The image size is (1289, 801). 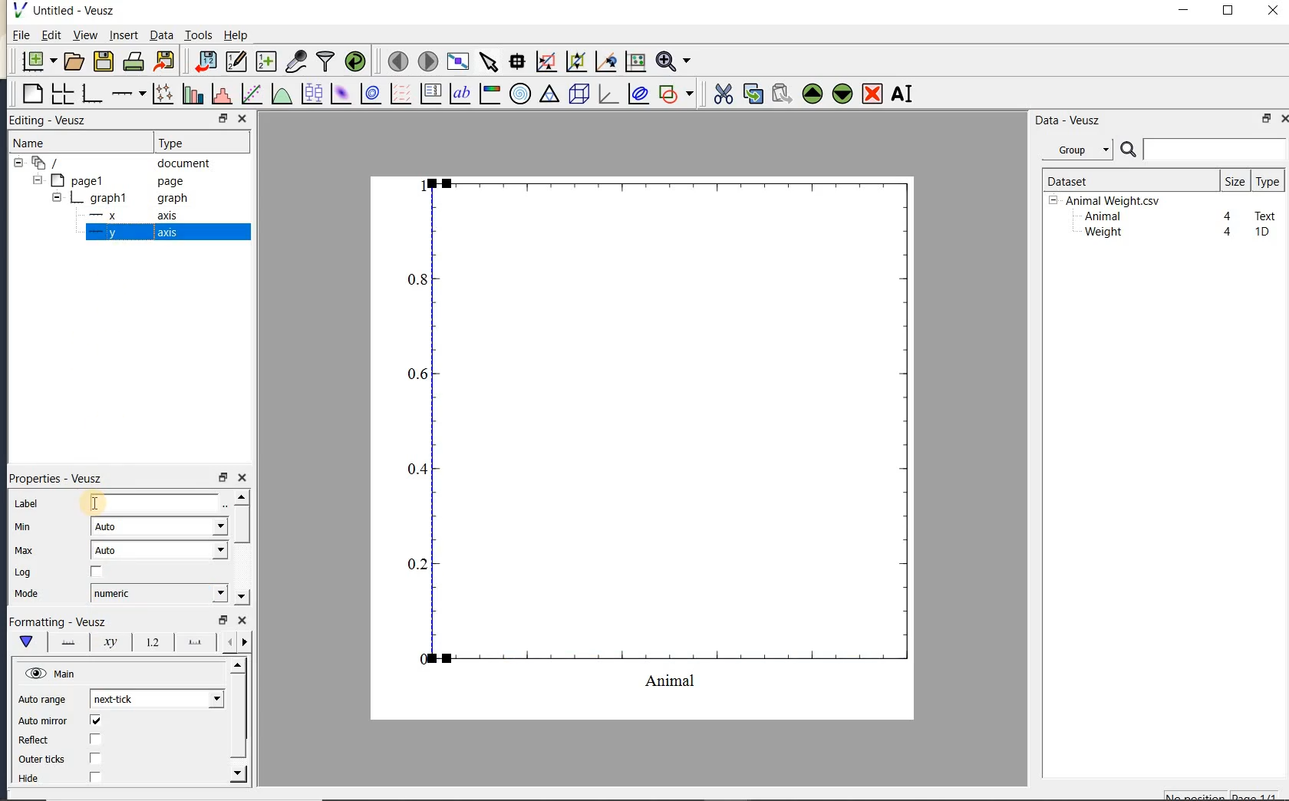 What do you see at coordinates (150, 641) in the screenshot?
I see `tick labels` at bounding box center [150, 641].